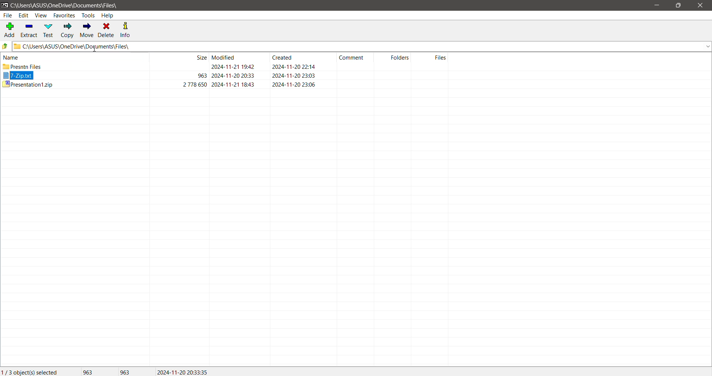 Image resolution: width=712 pixels, height=376 pixels. Describe the element at coordinates (201, 57) in the screenshot. I see `size` at that location.